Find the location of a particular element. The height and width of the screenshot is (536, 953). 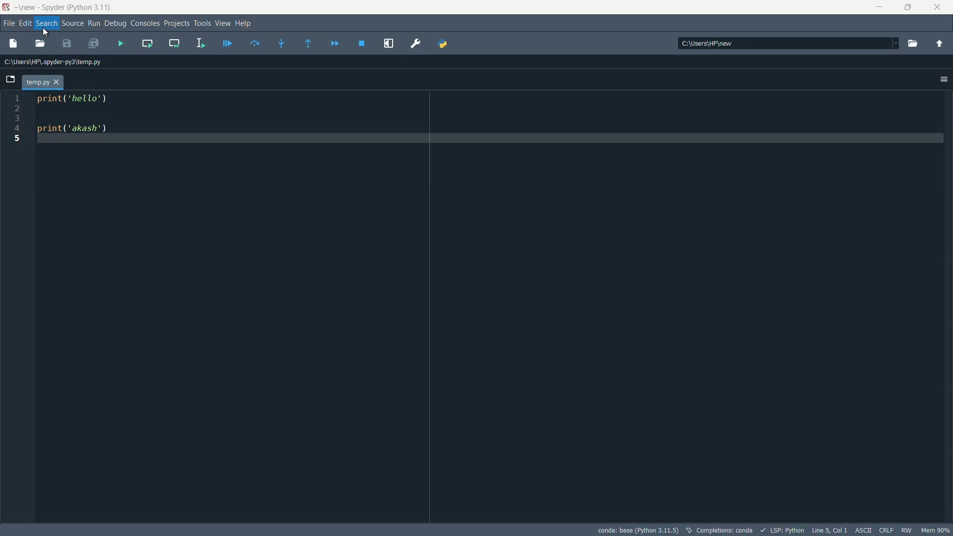

run file is located at coordinates (120, 44).